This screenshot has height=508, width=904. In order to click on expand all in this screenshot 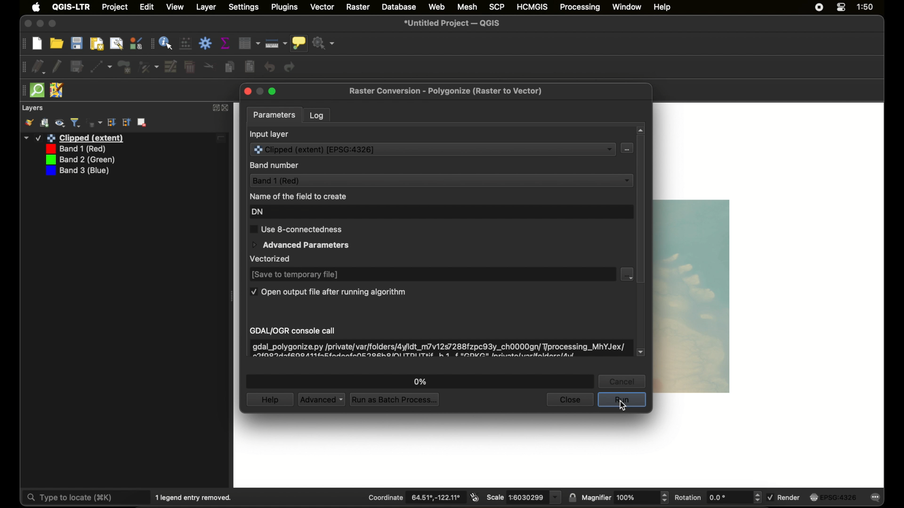, I will do `click(127, 122)`.